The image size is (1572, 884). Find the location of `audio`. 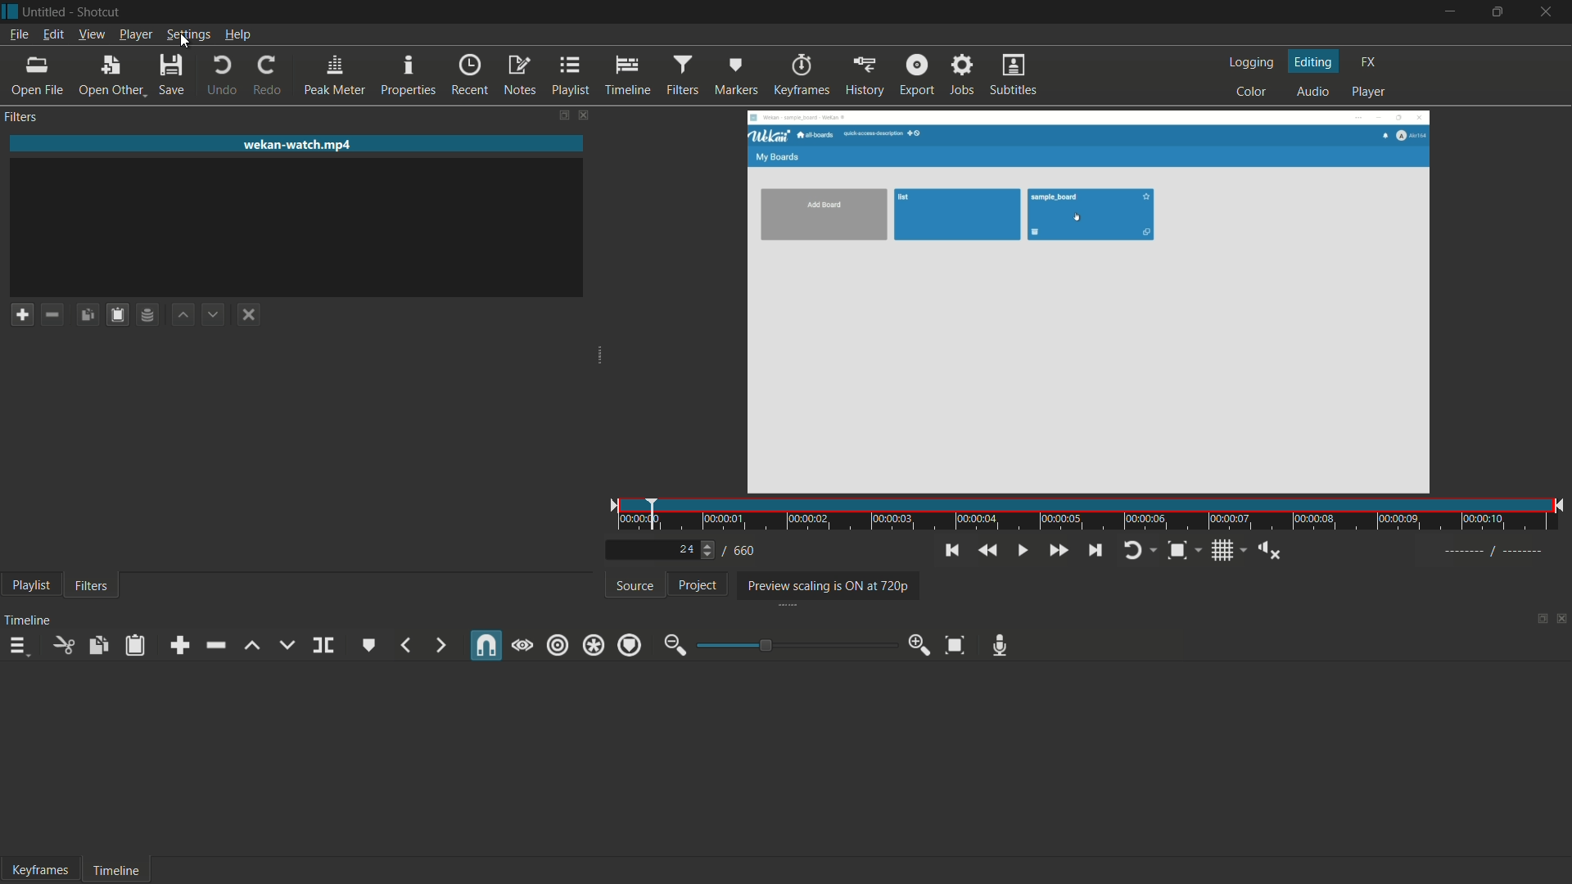

audio is located at coordinates (1313, 92).